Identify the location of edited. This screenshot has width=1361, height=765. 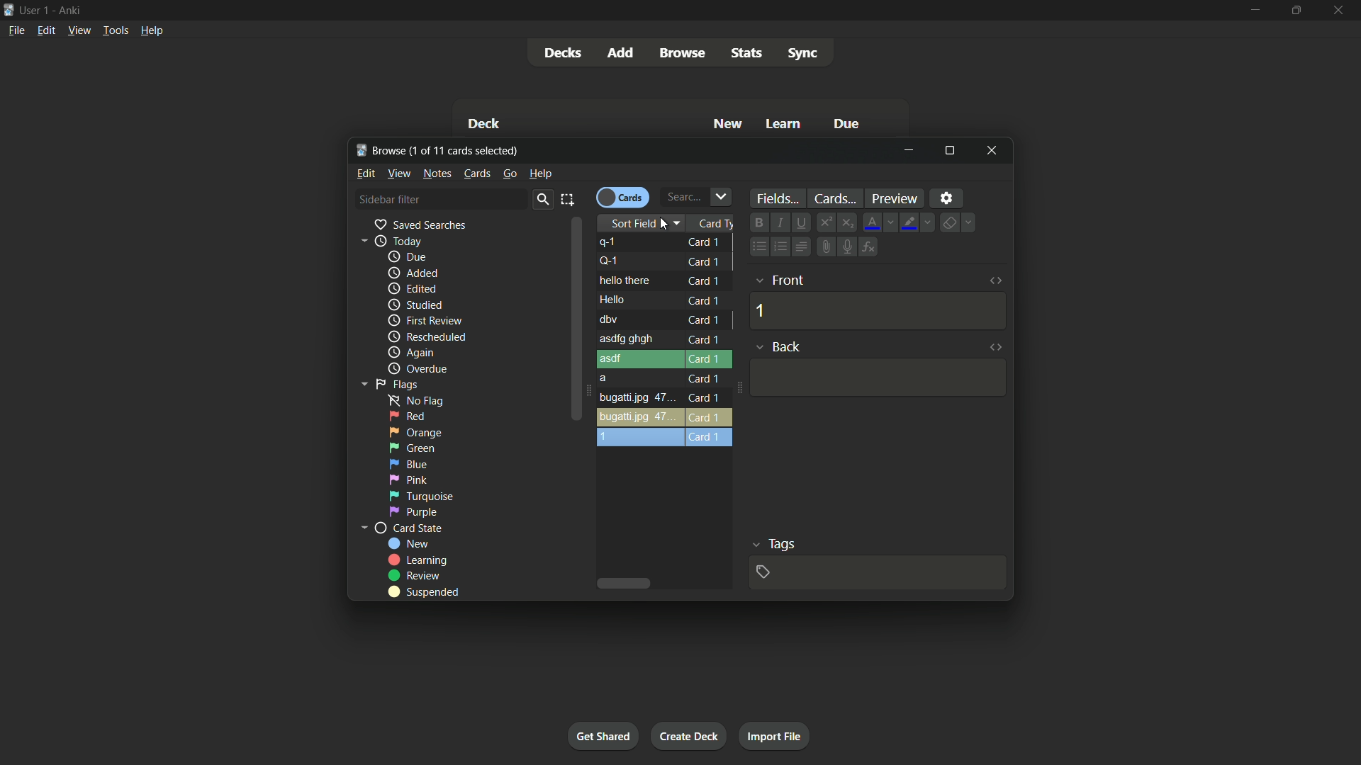
(411, 288).